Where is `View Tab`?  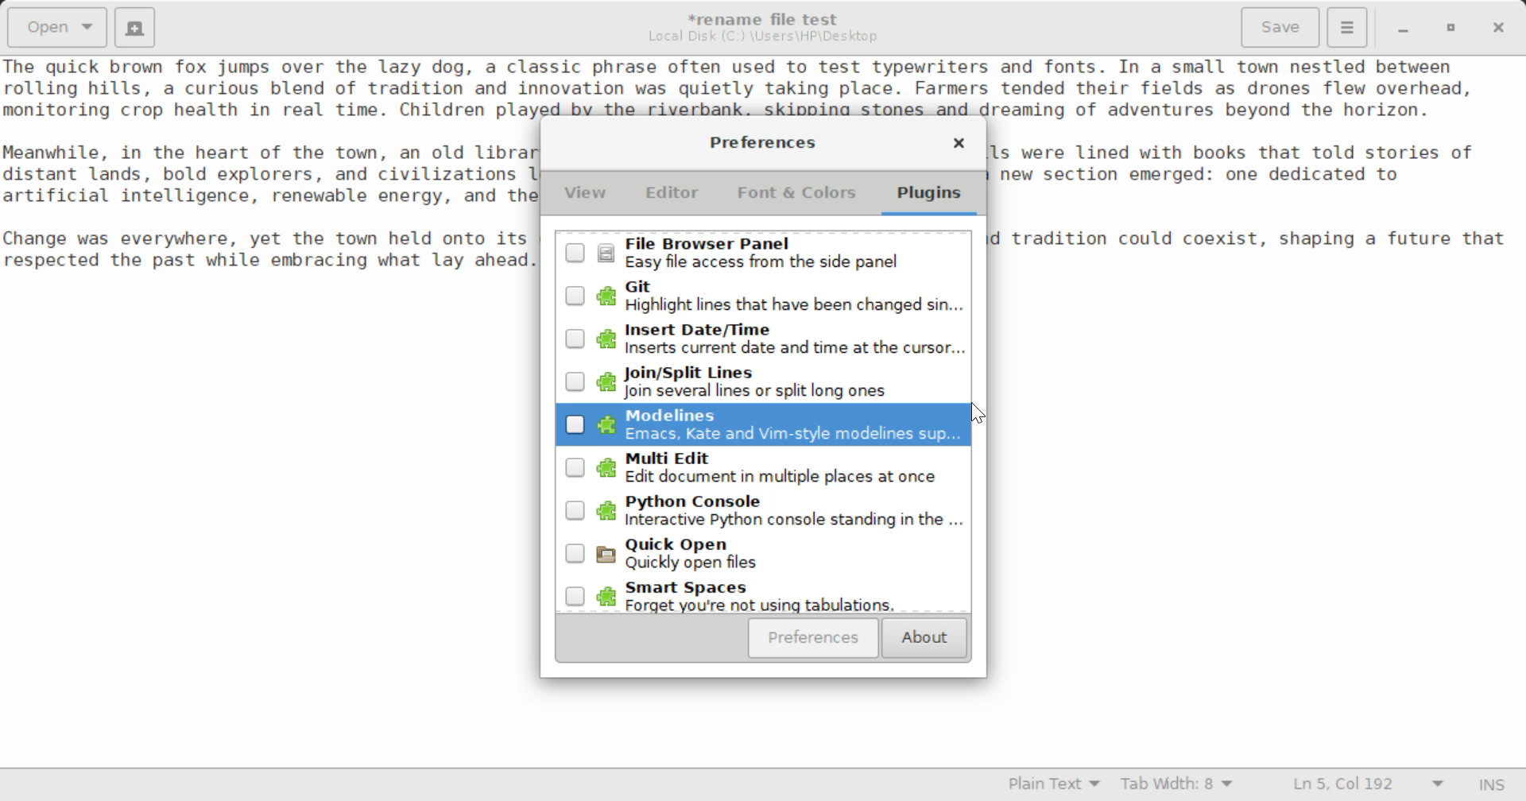
View Tab is located at coordinates (586, 196).